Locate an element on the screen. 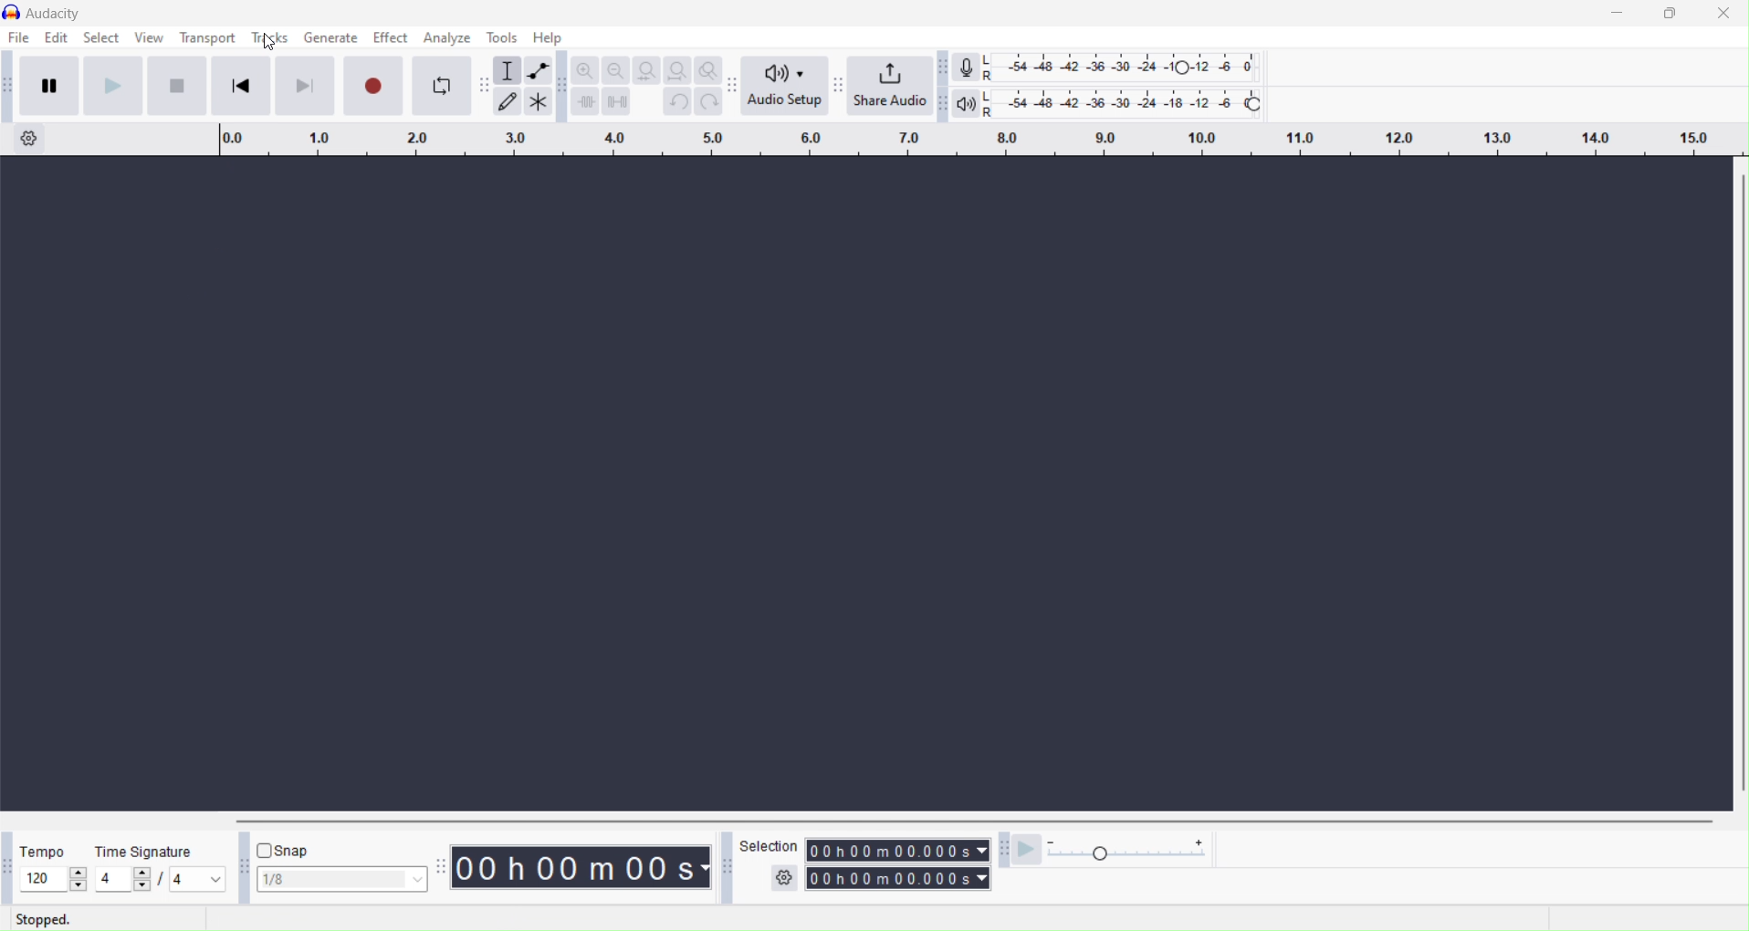  Skip to start is located at coordinates (241, 85).